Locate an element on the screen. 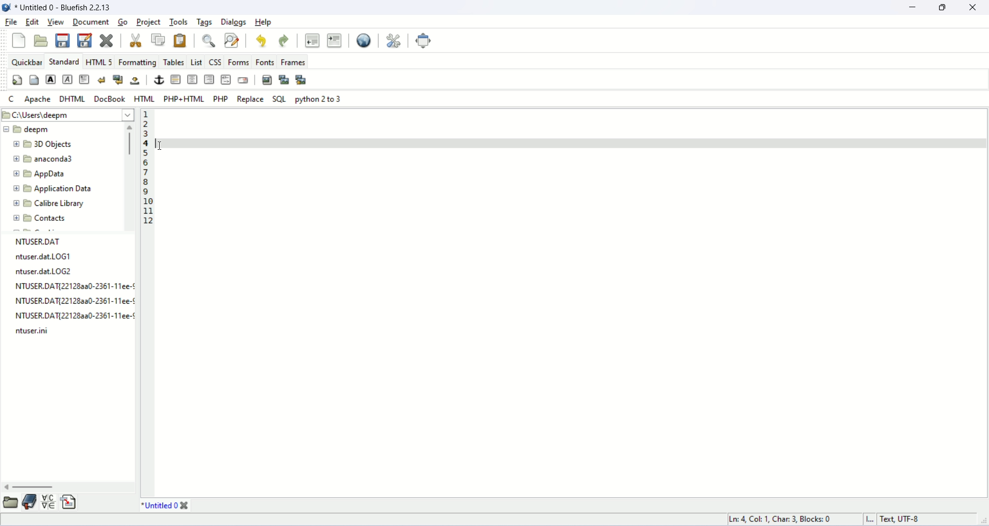  file explorer is located at coordinates (11, 504).